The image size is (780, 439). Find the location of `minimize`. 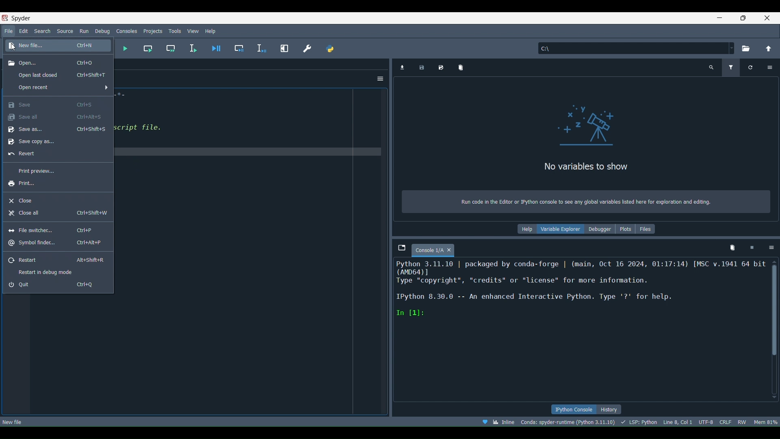

minimize is located at coordinates (720, 17).